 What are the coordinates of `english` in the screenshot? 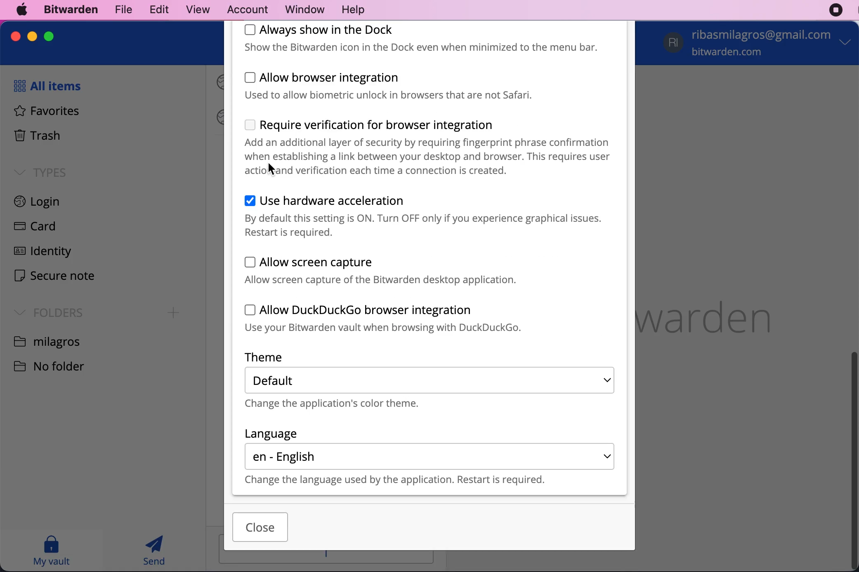 It's located at (430, 456).